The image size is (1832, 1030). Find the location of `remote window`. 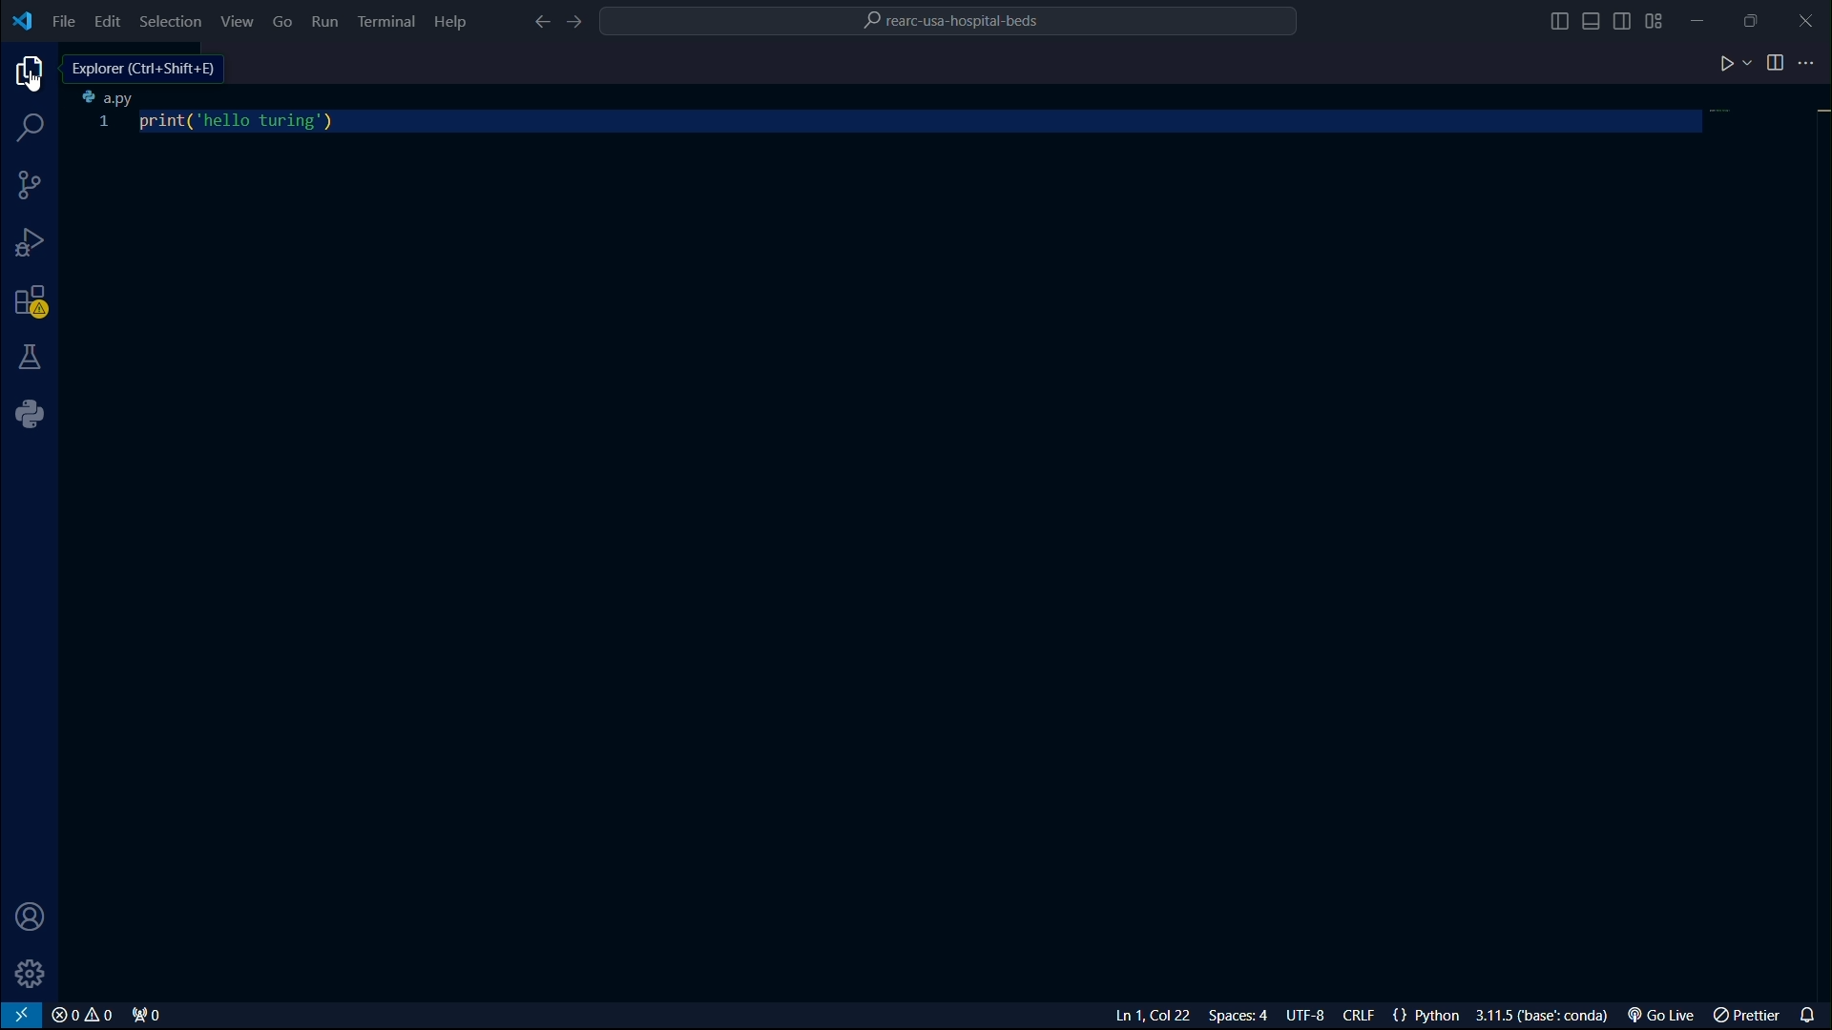

remote window is located at coordinates (23, 1016).